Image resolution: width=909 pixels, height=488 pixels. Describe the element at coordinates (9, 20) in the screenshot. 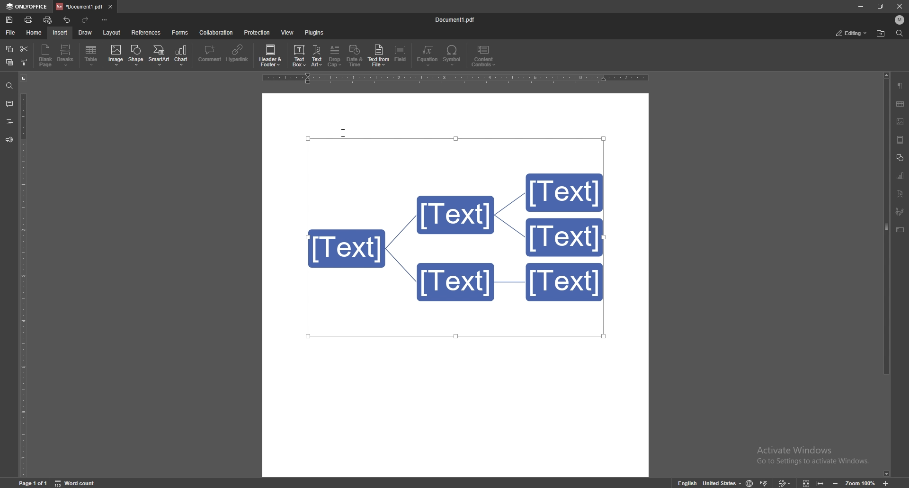

I see `save` at that location.